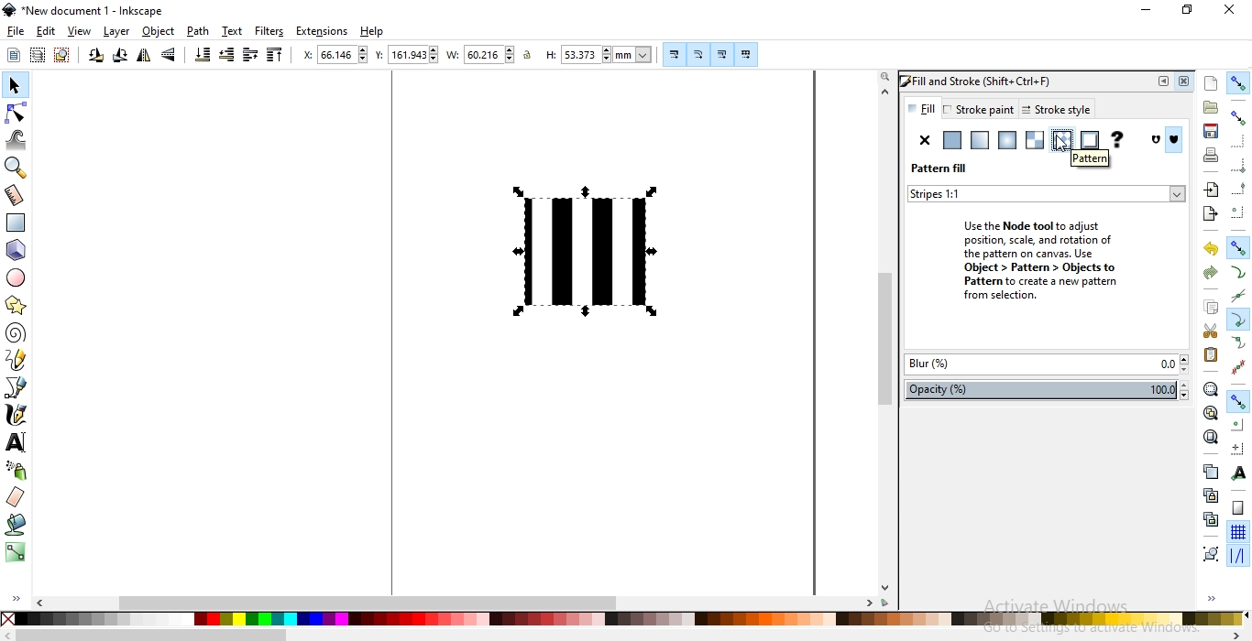  What do you see at coordinates (1237, 425) in the screenshot?
I see `snap centers to objects` at bounding box center [1237, 425].